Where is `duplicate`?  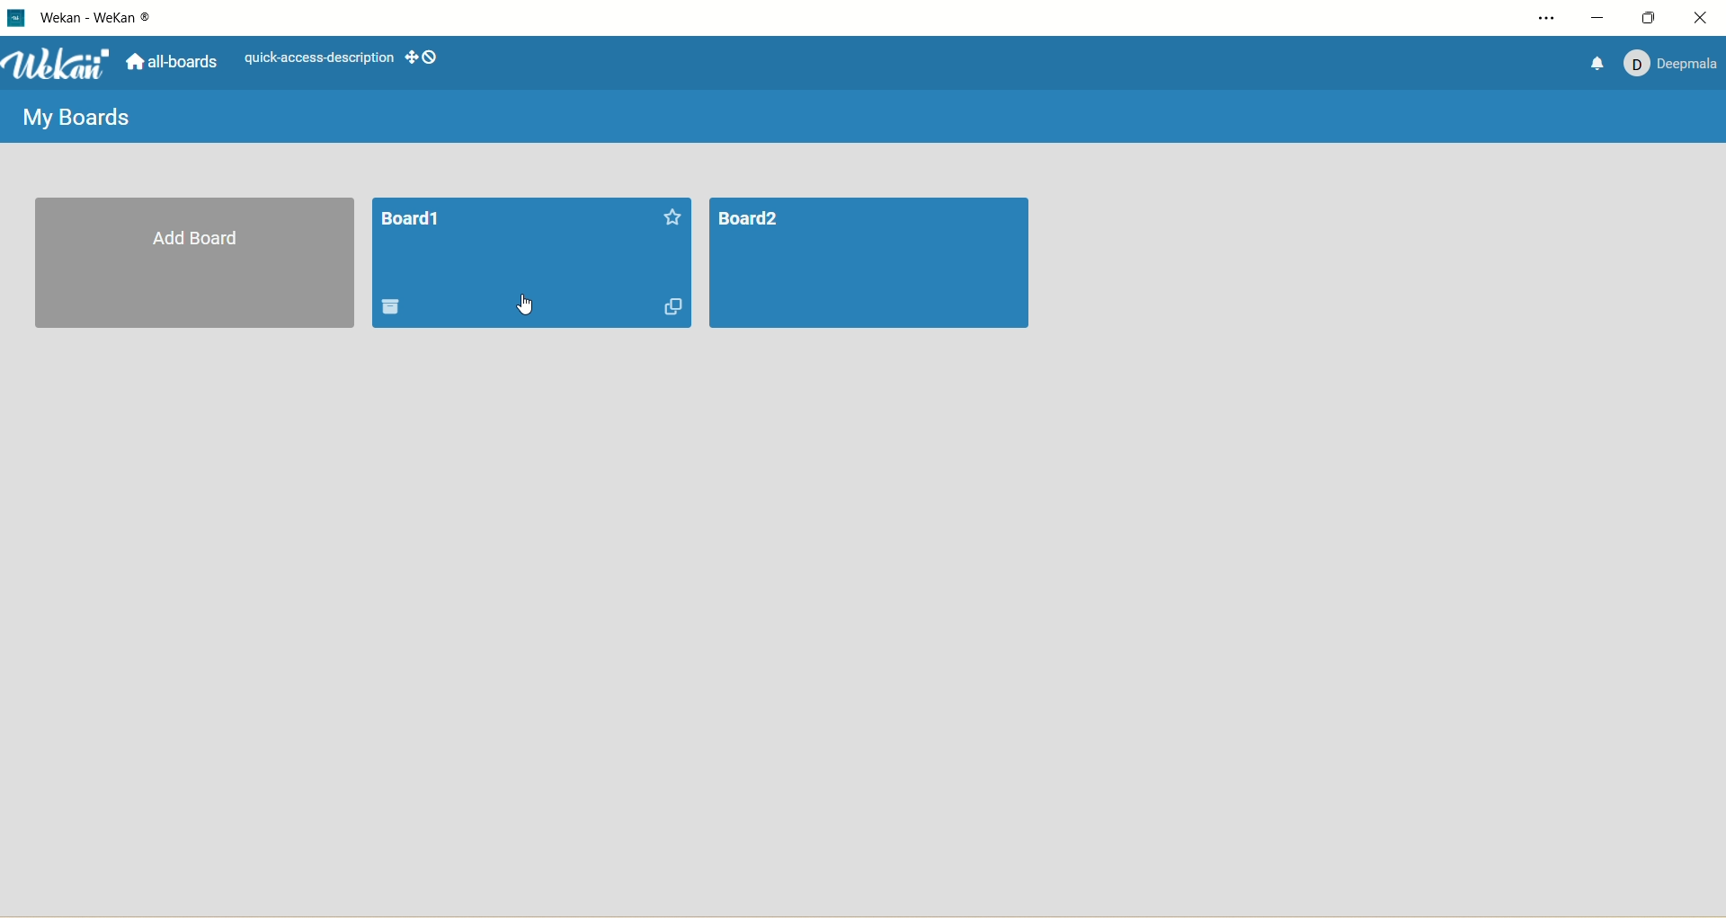 duplicate is located at coordinates (676, 310).